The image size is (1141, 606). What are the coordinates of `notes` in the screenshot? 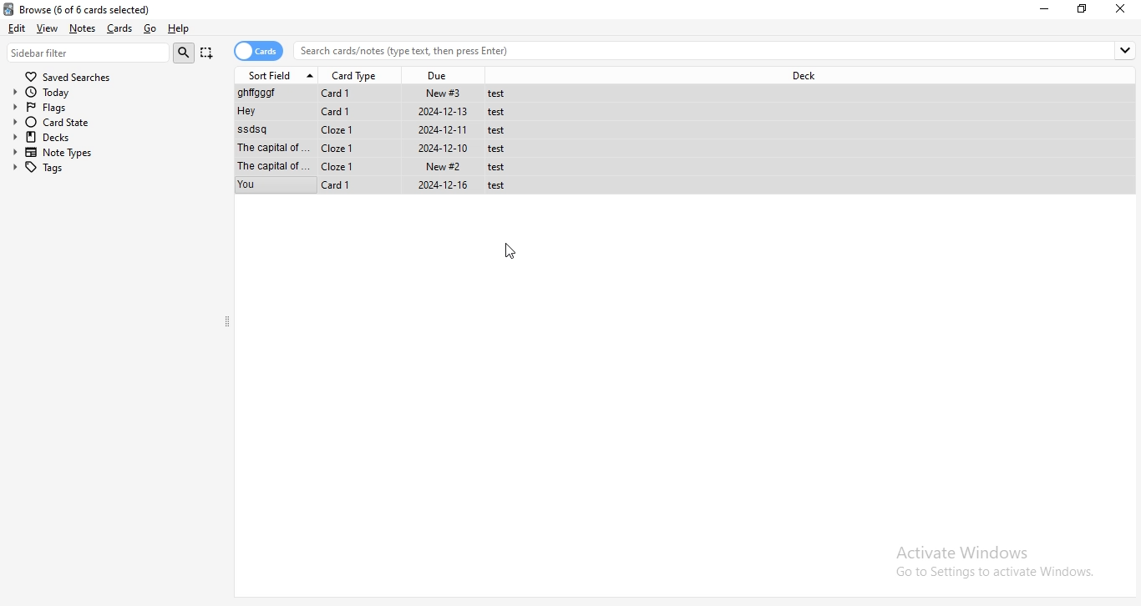 It's located at (85, 28).